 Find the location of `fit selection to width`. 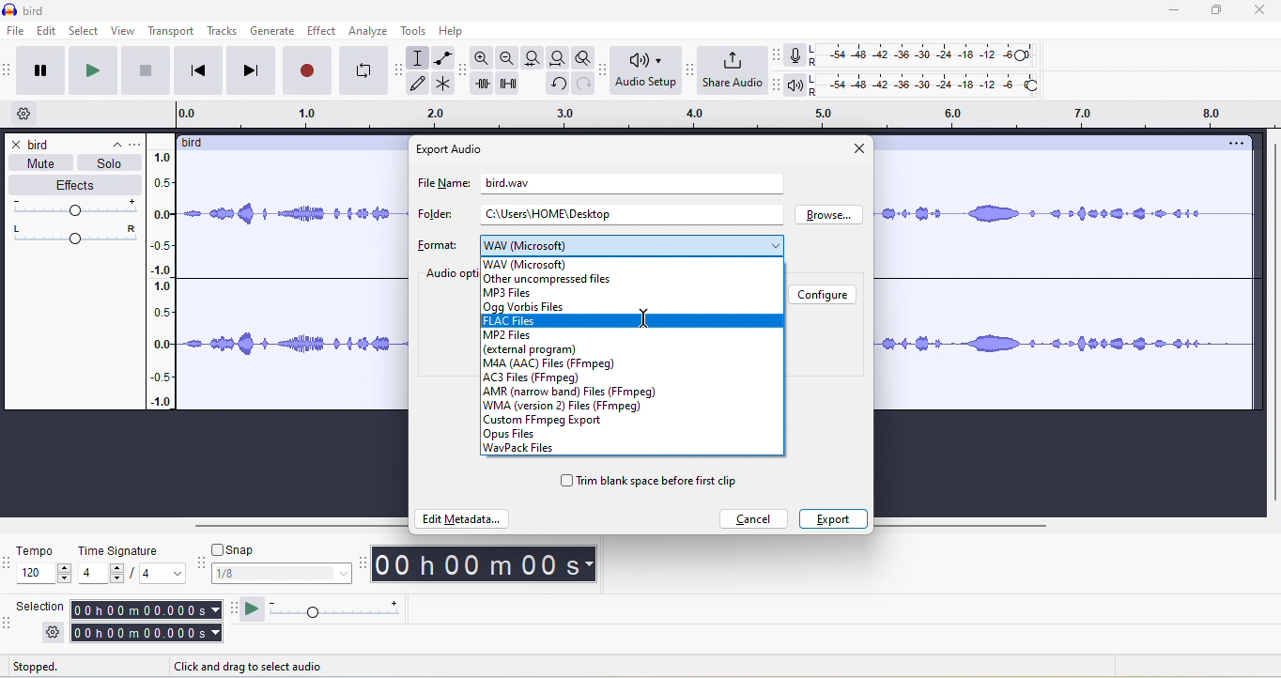

fit selection to width is located at coordinates (531, 57).